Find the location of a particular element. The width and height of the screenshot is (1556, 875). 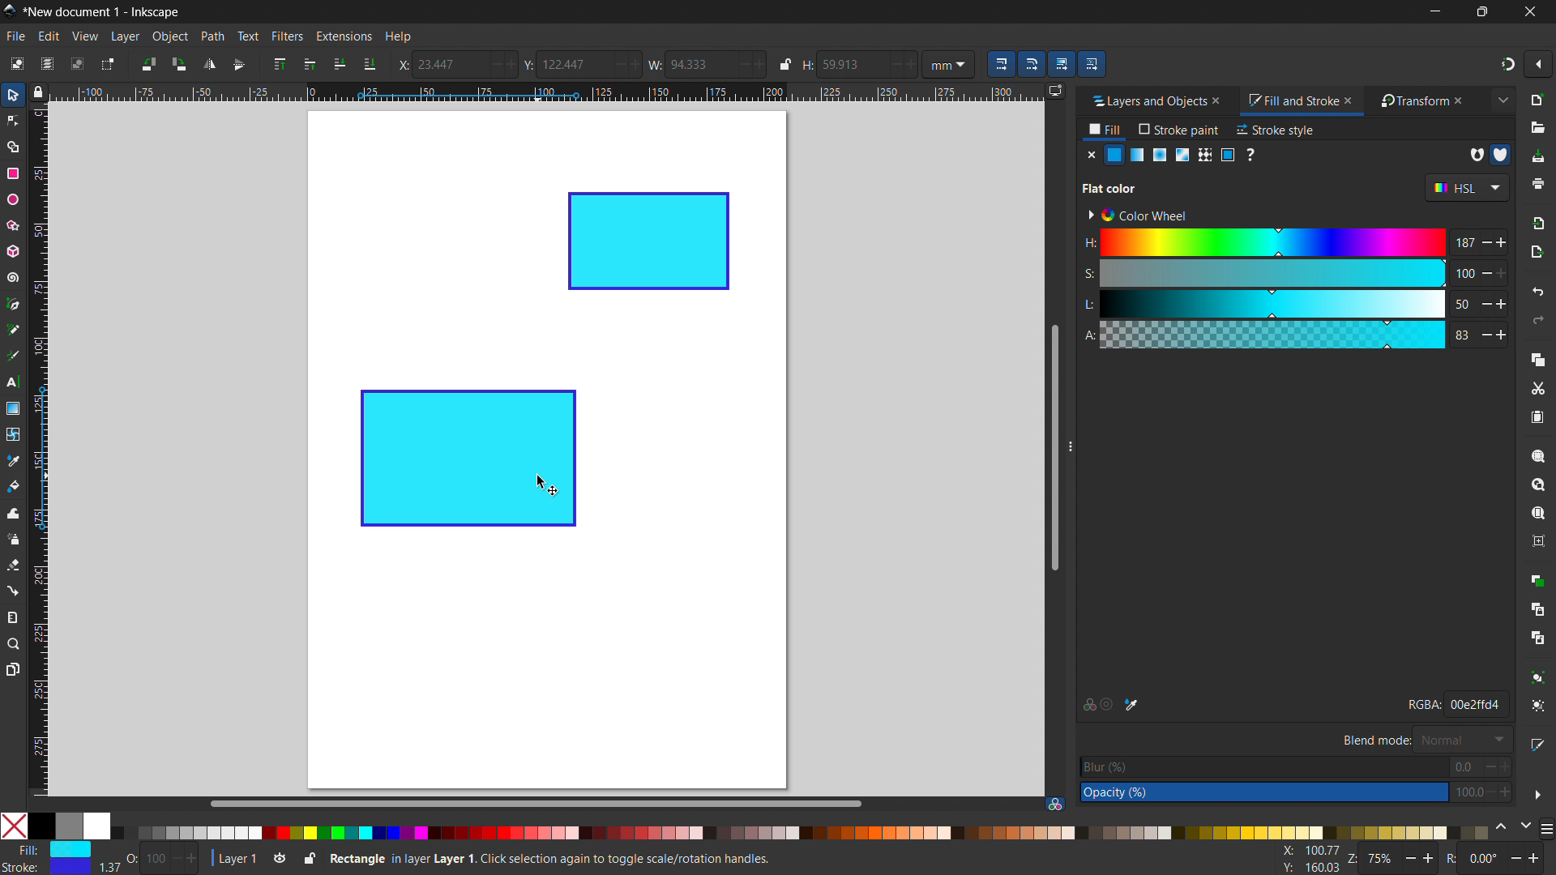

extended menu is located at coordinates (1503, 100).